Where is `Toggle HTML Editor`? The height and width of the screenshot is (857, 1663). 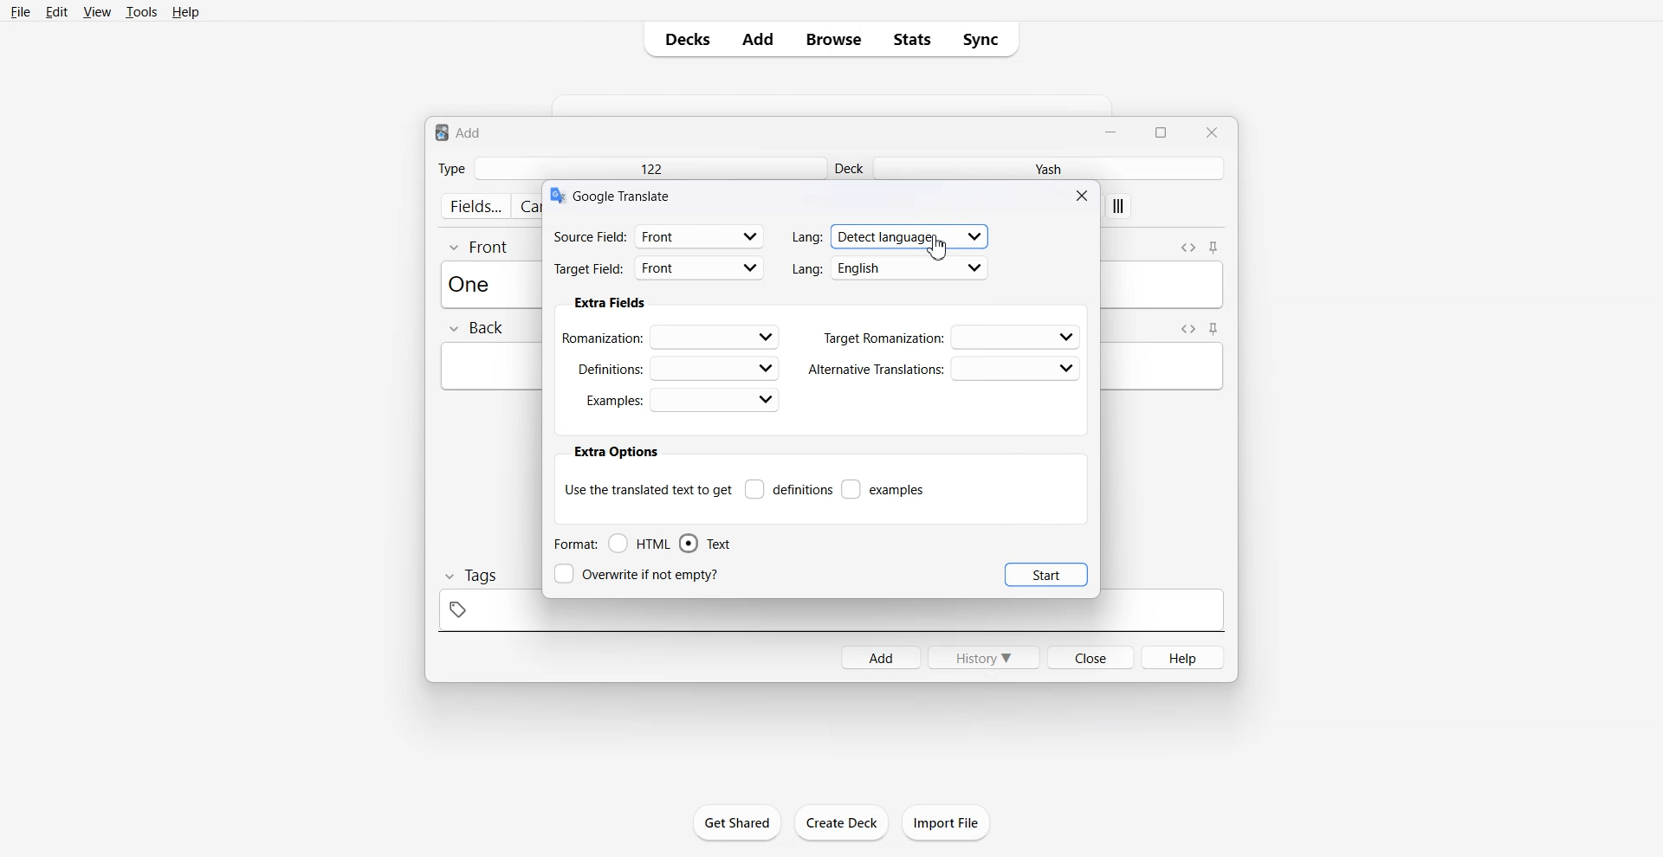
Toggle HTML Editor is located at coordinates (1187, 246).